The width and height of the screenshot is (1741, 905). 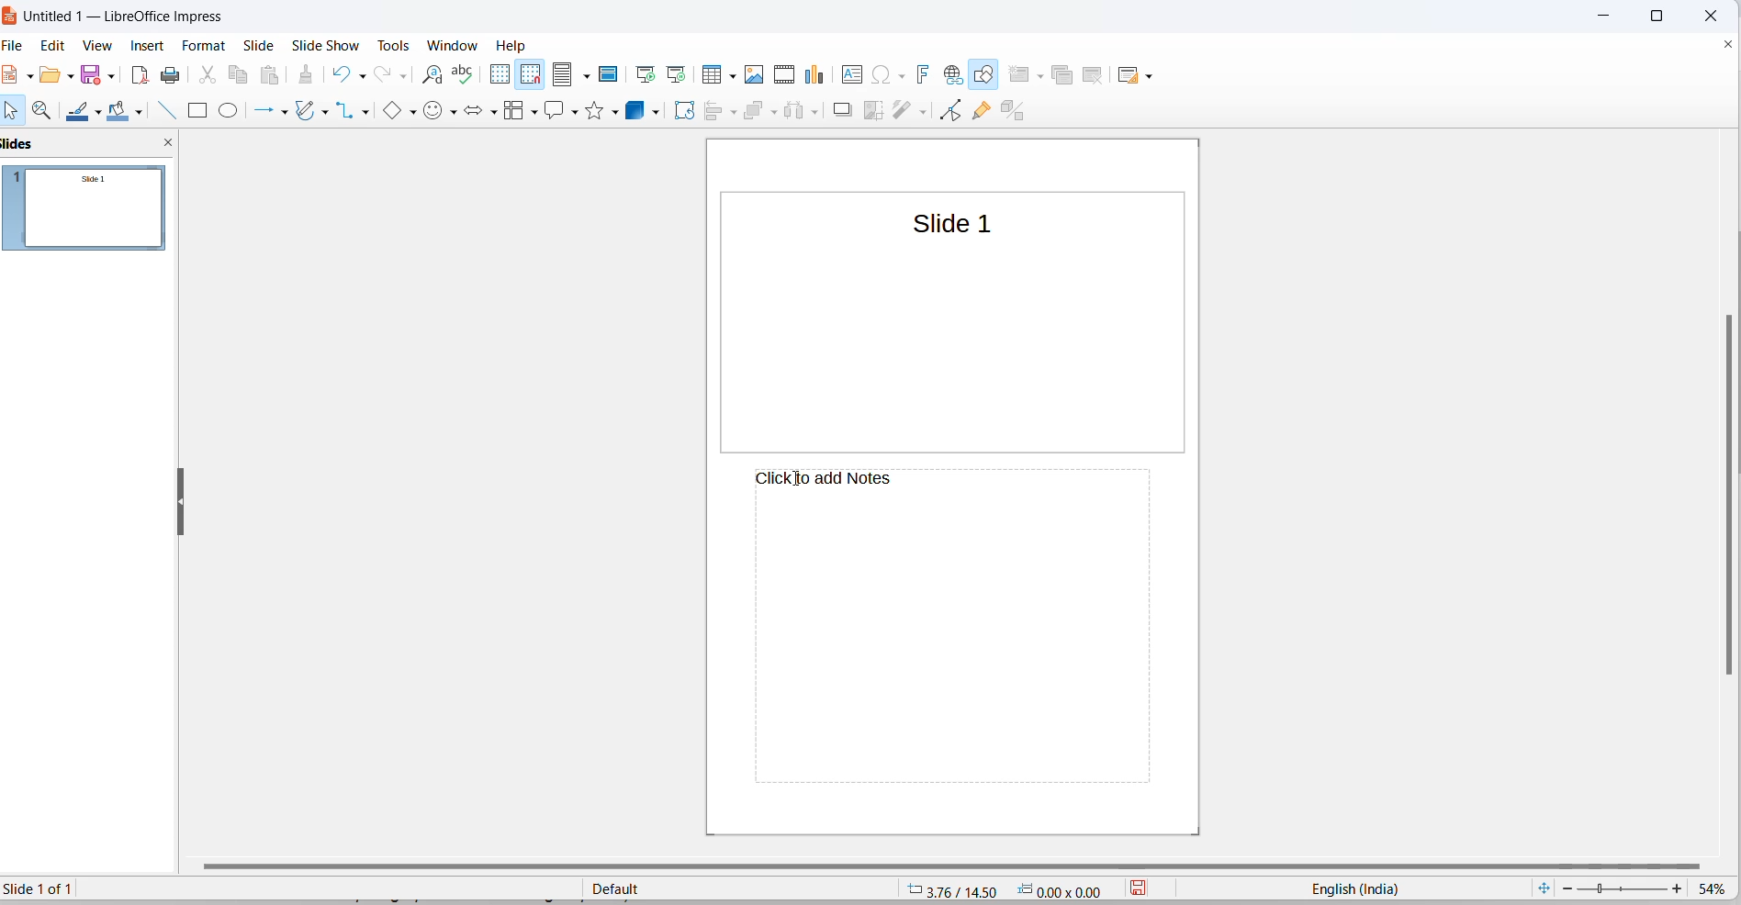 What do you see at coordinates (956, 344) in the screenshot?
I see `slide canvas` at bounding box center [956, 344].